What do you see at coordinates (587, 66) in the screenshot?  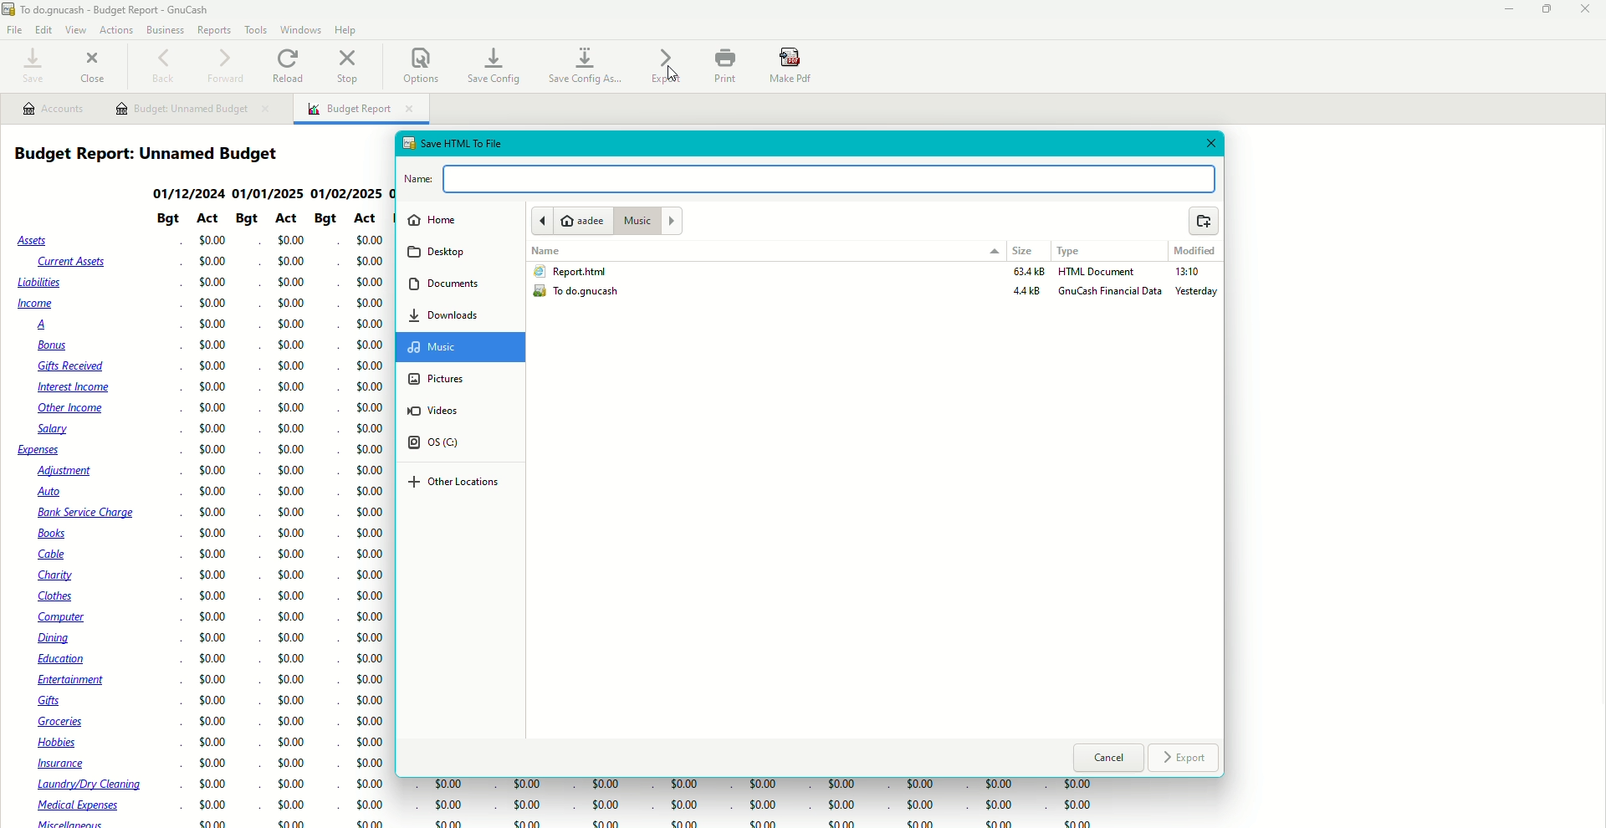 I see `Save Config As` at bounding box center [587, 66].